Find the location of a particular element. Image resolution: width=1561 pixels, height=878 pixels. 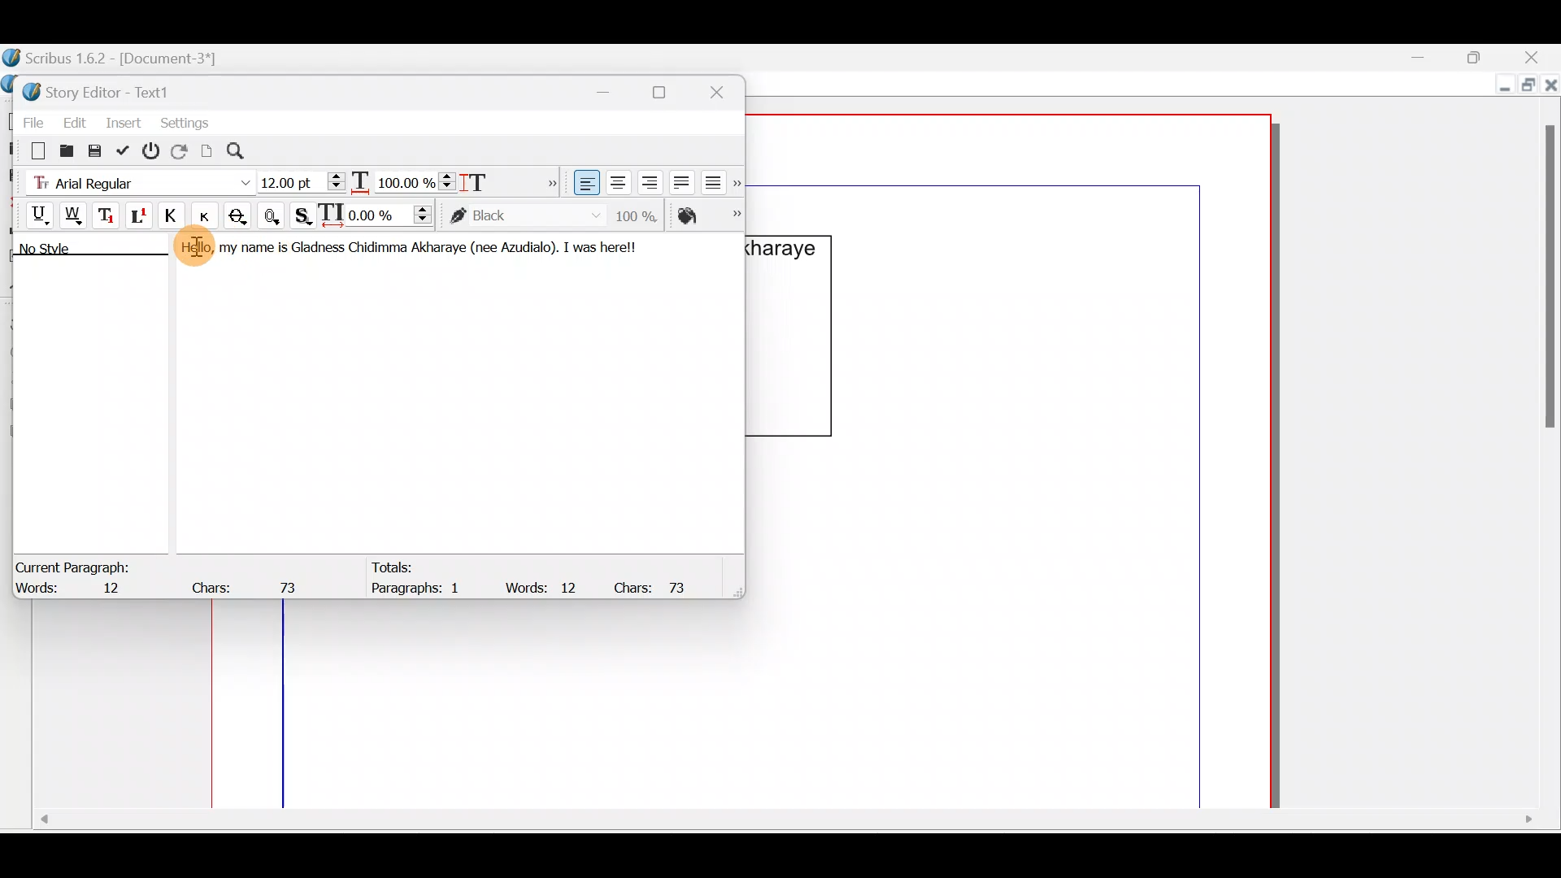

Words: 12 is located at coordinates (77, 589).